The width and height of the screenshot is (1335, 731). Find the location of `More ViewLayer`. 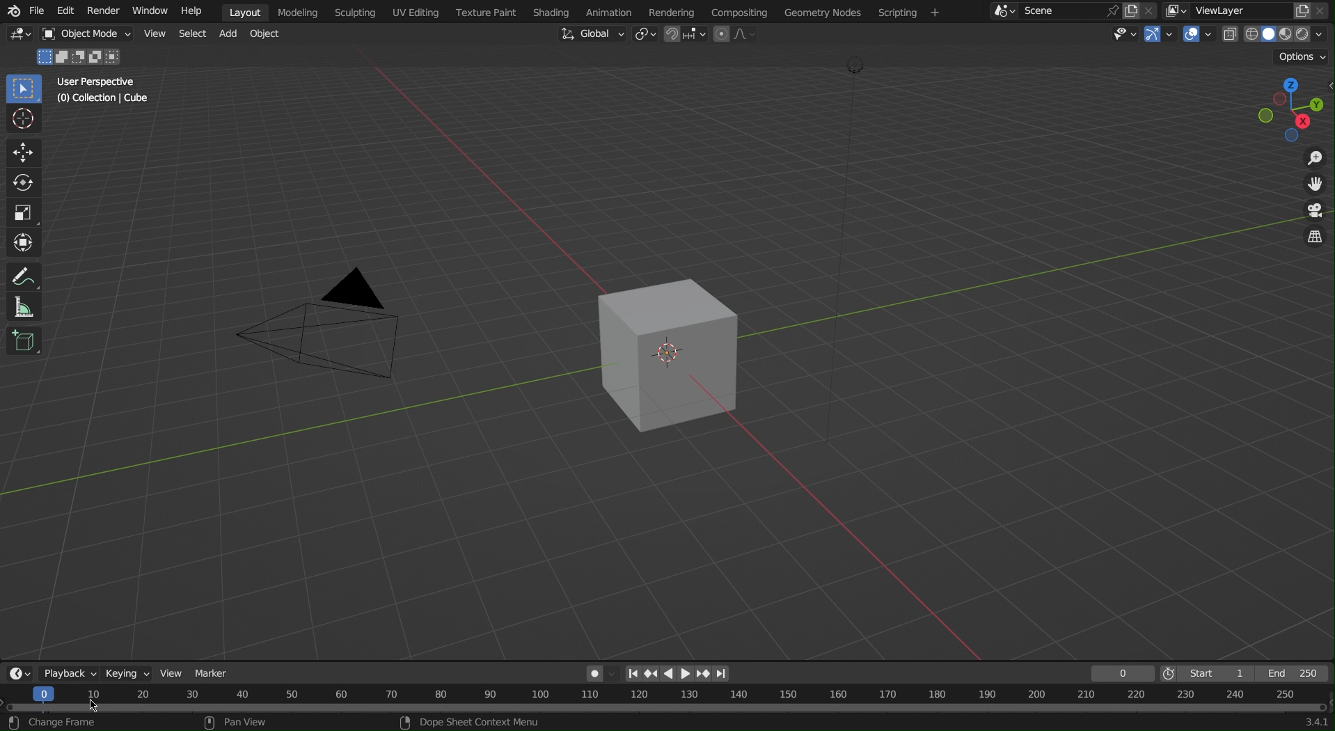

More ViewLayer is located at coordinates (1178, 10).